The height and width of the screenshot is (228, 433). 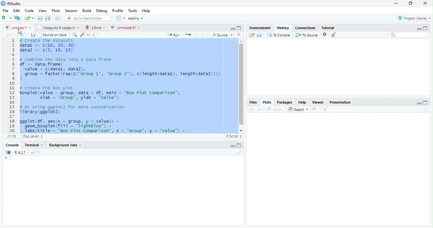 What do you see at coordinates (196, 35) in the screenshot?
I see `Go to previous section/chunk` at bounding box center [196, 35].